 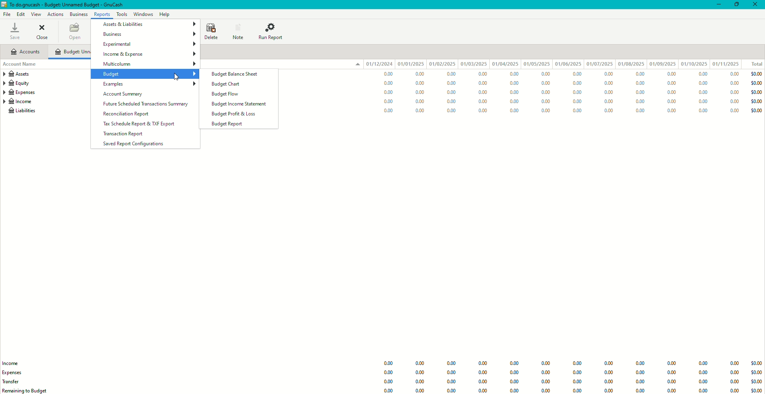 What do you see at coordinates (544, 365) in the screenshot?
I see `` at bounding box center [544, 365].